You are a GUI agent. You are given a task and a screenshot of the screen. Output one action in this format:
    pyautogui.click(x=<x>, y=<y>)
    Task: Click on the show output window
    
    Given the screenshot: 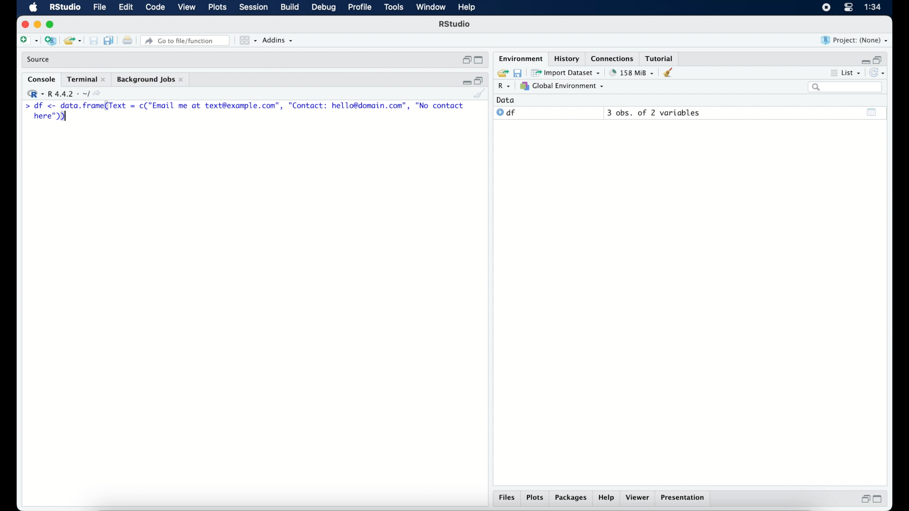 What is the action you would take?
    pyautogui.click(x=872, y=113)
    